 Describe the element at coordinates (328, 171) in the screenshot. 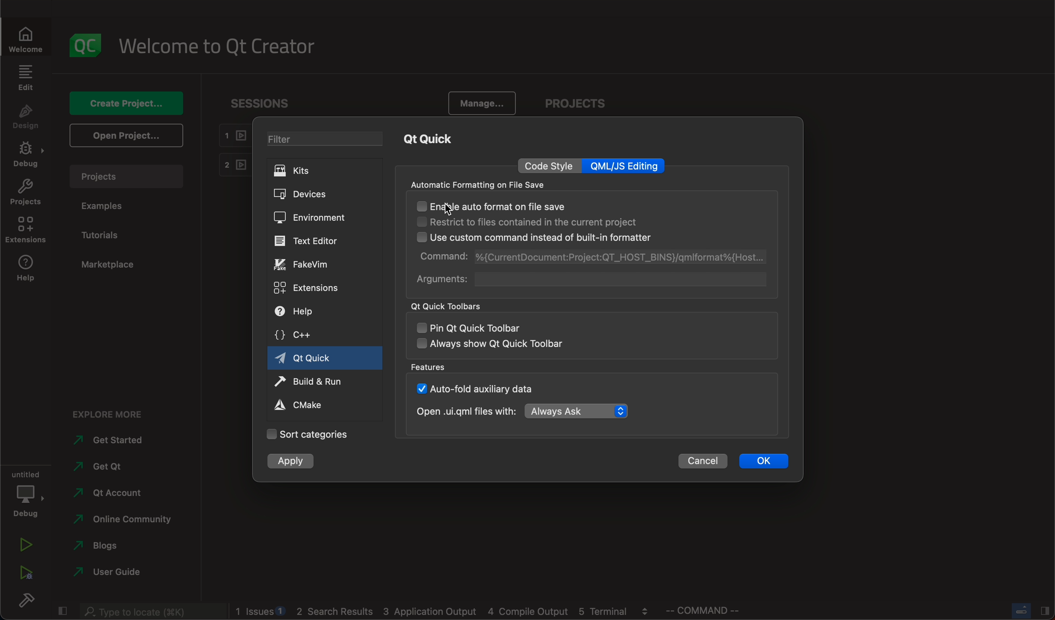

I see `kits` at that location.